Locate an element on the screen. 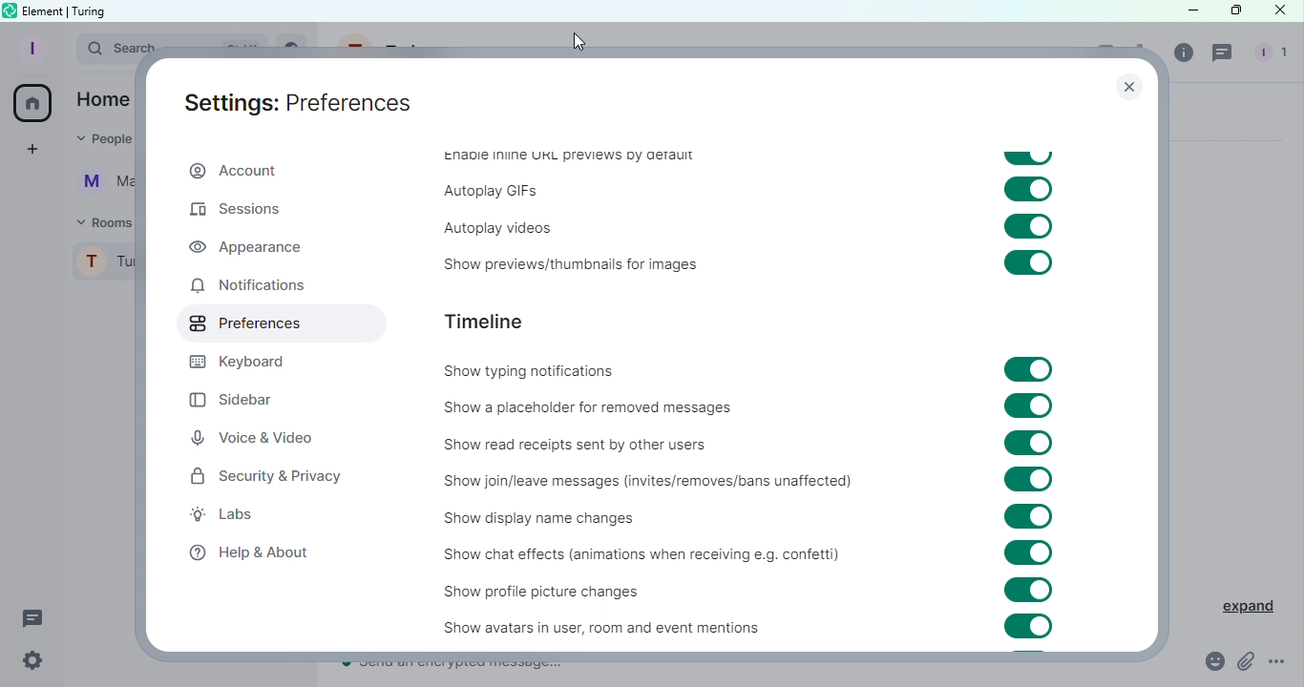  Threads is located at coordinates (1225, 55).